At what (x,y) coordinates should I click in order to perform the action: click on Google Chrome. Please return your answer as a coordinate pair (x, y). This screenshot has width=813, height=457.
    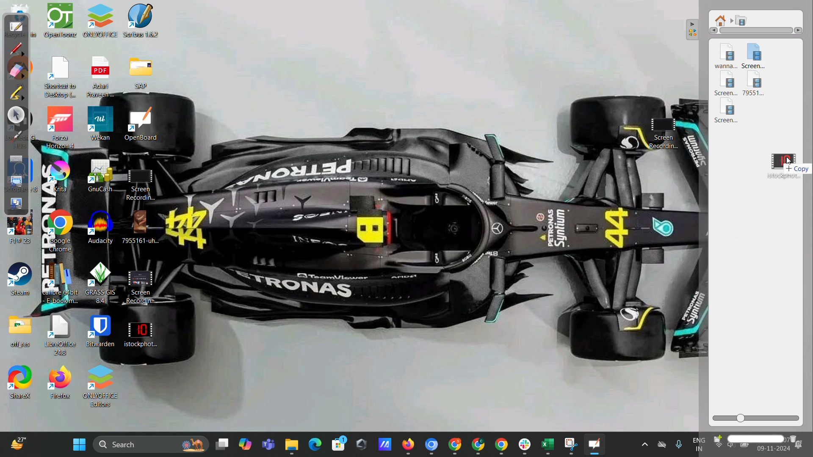
    Looking at the image, I should click on (63, 231).